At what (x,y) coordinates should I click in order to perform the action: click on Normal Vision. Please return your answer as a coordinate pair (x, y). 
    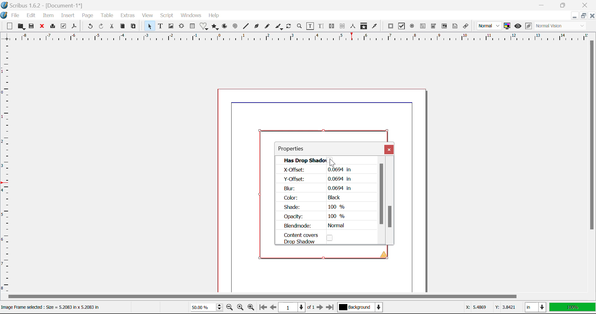
    Looking at the image, I should click on (561, 26).